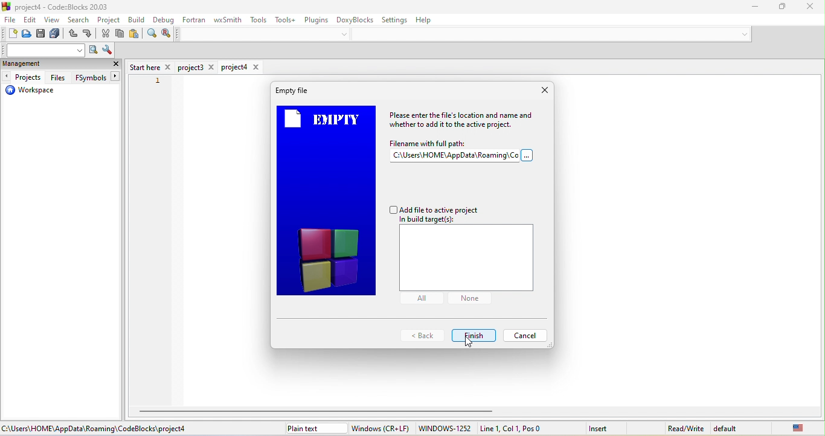 The height and width of the screenshot is (436, 825). What do you see at coordinates (135, 35) in the screenshot?
I see `paste` at bounding box center [135, 35].